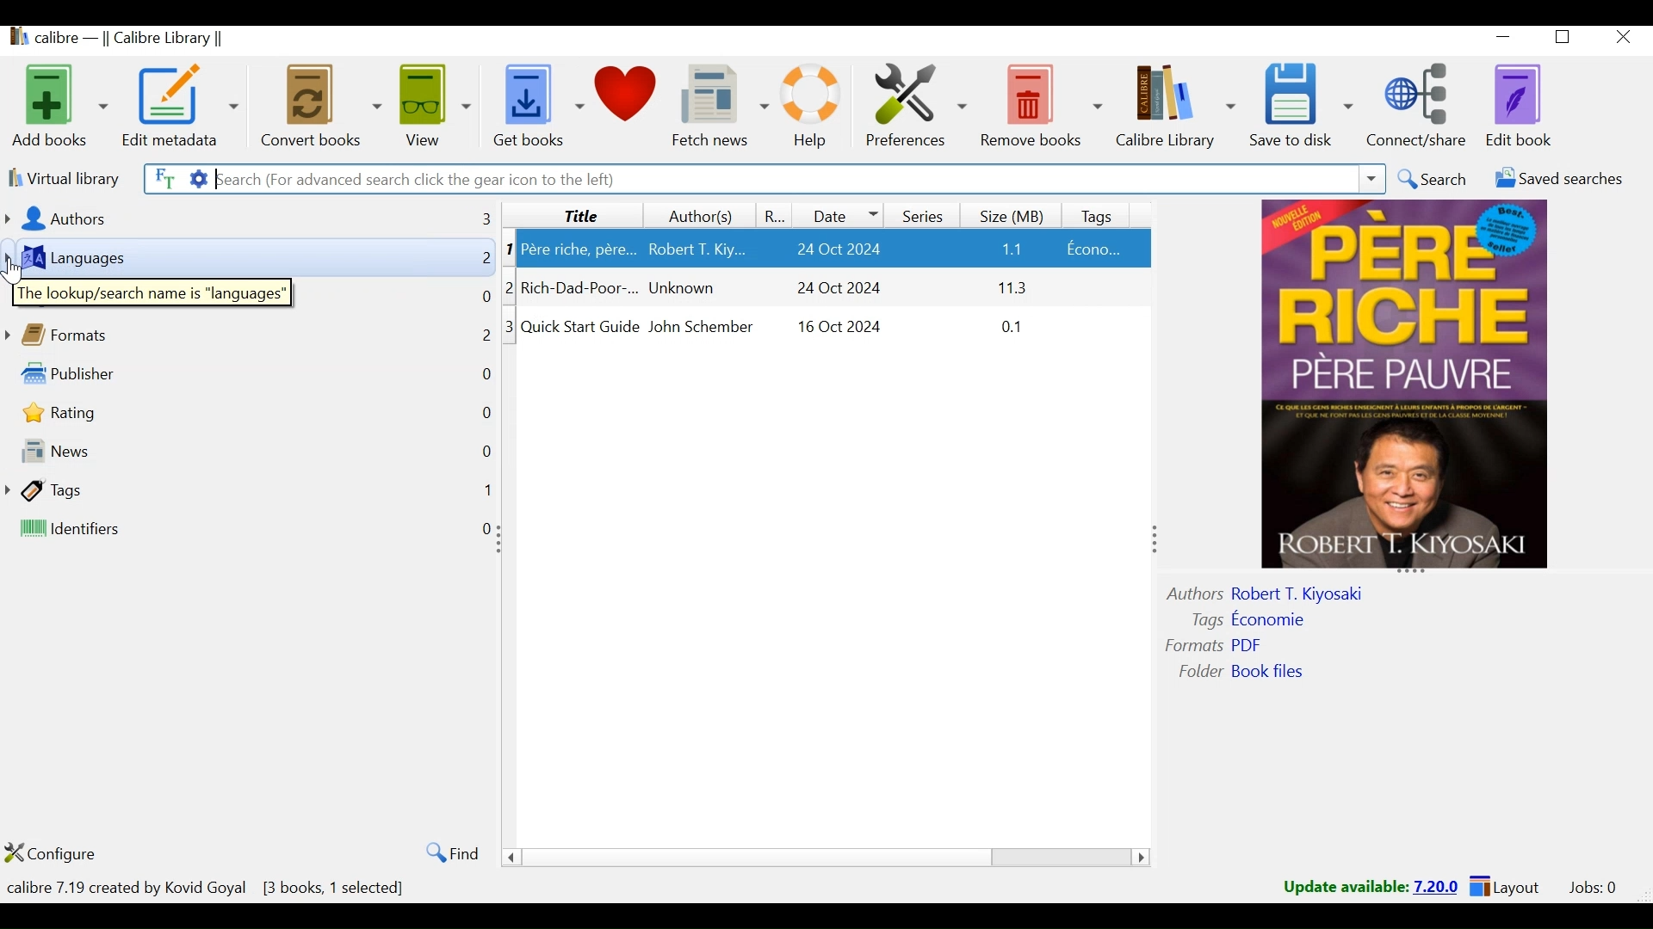 This screenshot has height=929, width=1653. I want to click on find, so click(447, 852).